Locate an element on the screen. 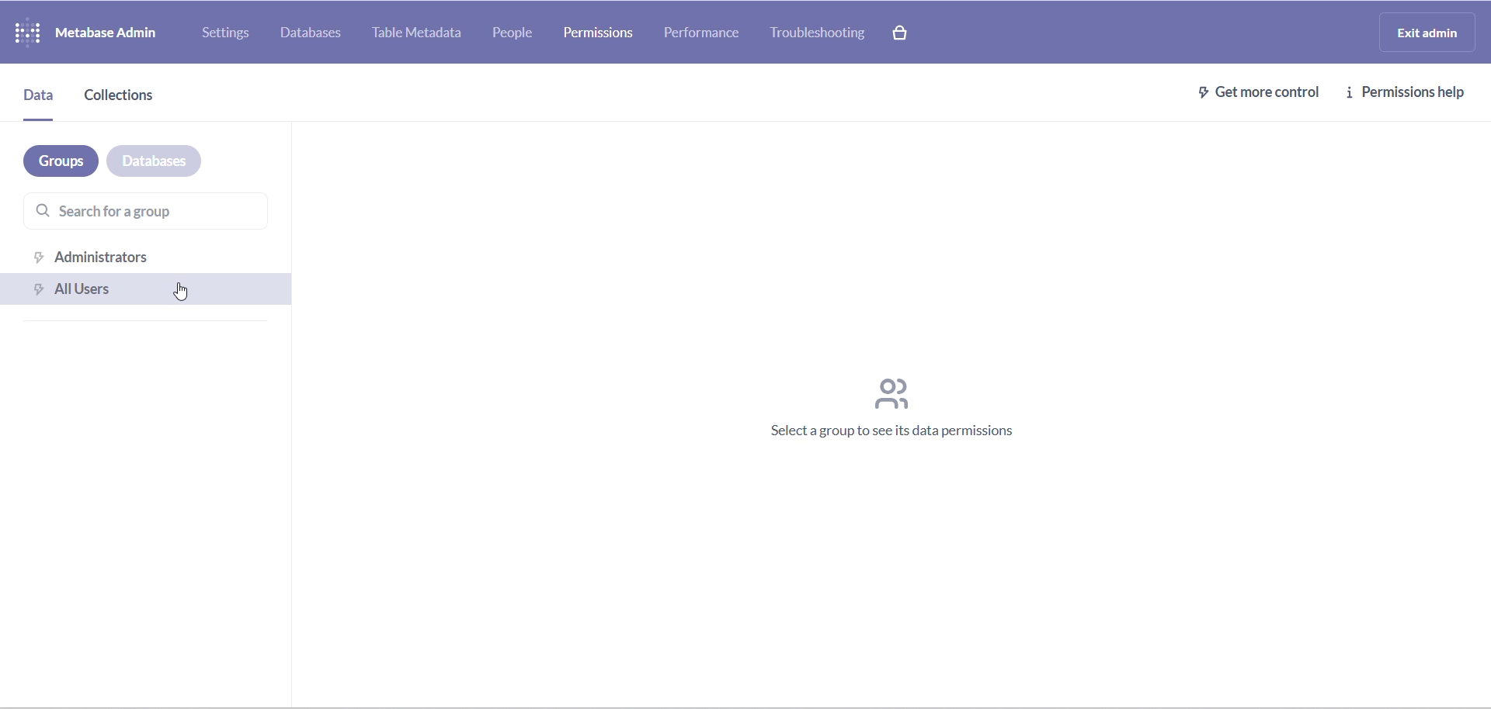 This screenshot has width=1491, height=709. databases is located at coordinates (155, 164).